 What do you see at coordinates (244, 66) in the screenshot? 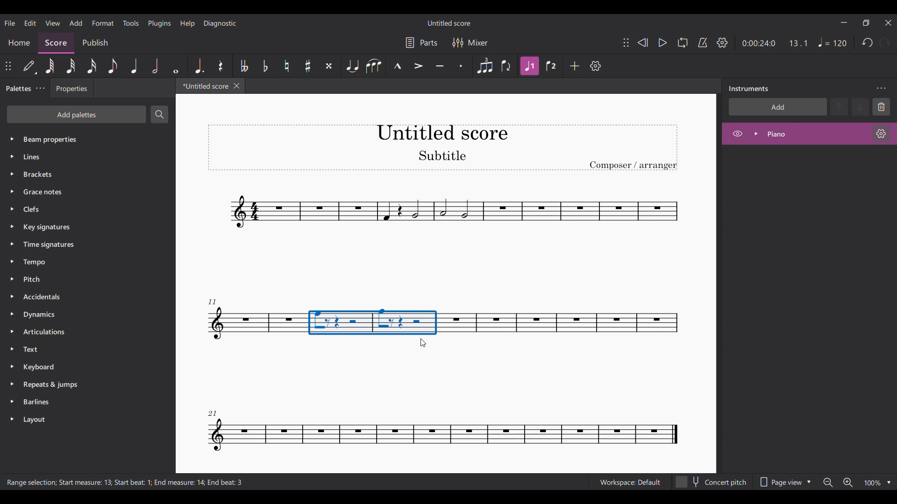
I see `Toggle double flat` at bounding box center [244, 66].